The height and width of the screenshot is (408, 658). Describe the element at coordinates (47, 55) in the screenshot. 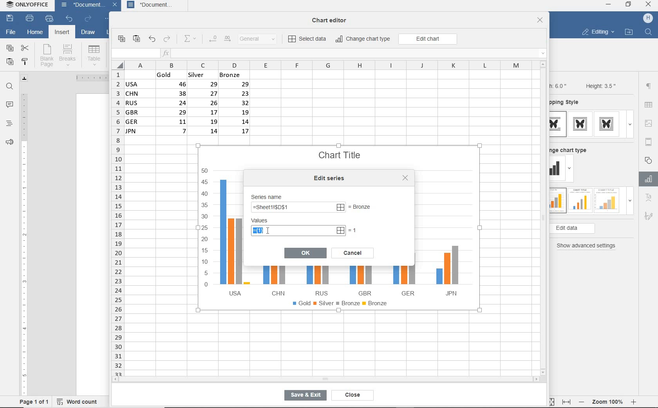

I see `blank page` at that location.